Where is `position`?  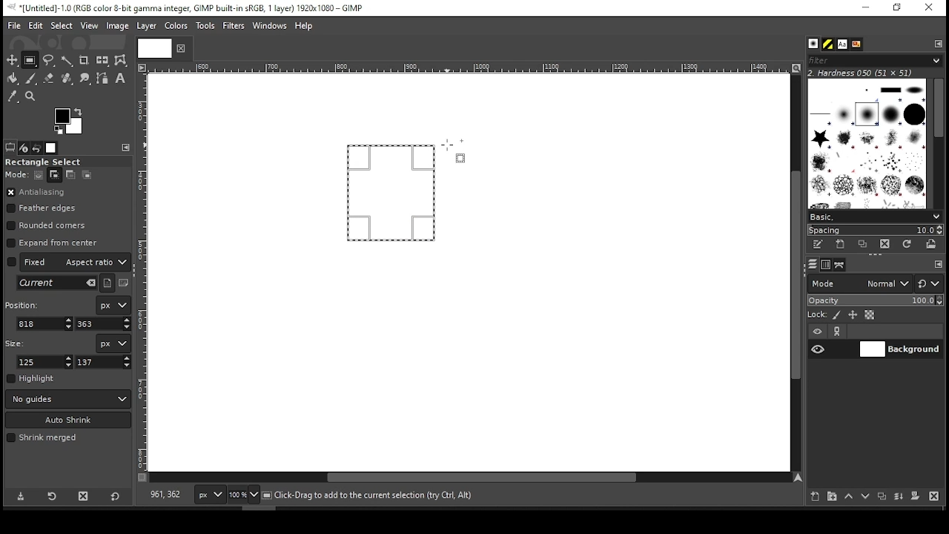
position is located at coordinates (24, 303).